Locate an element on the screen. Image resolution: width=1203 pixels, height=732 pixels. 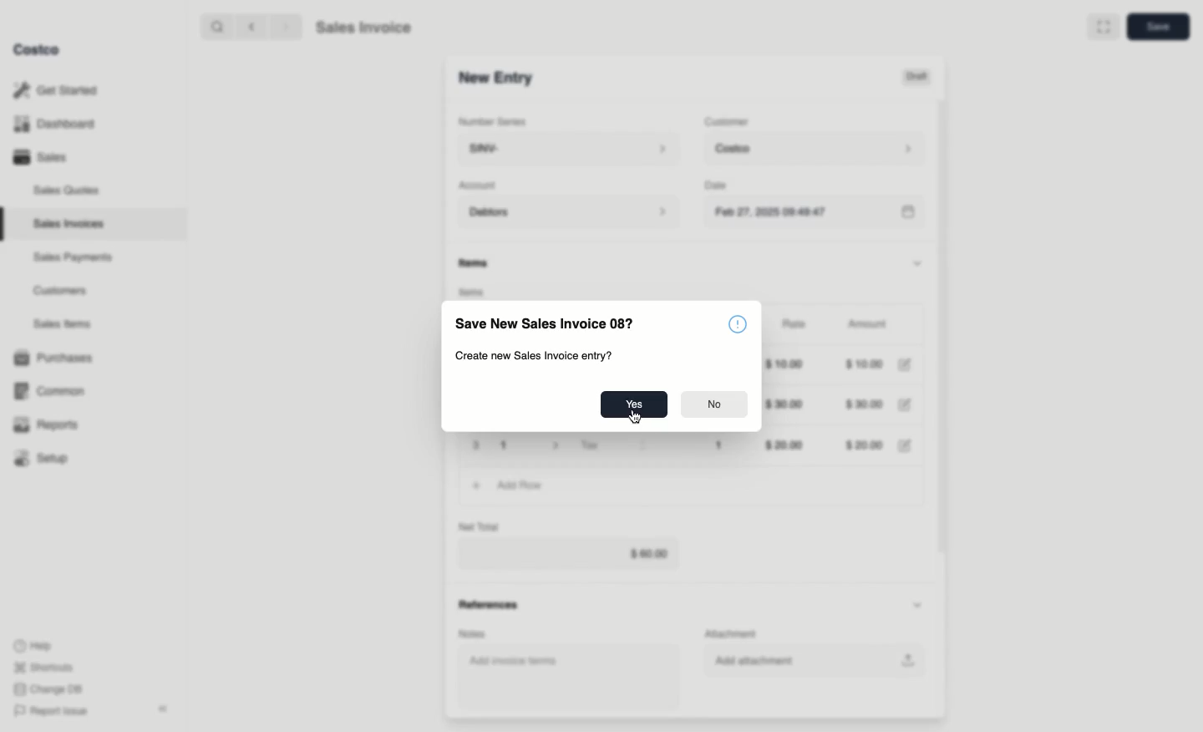
Sales Quotes is located at coordinates (68, 190).